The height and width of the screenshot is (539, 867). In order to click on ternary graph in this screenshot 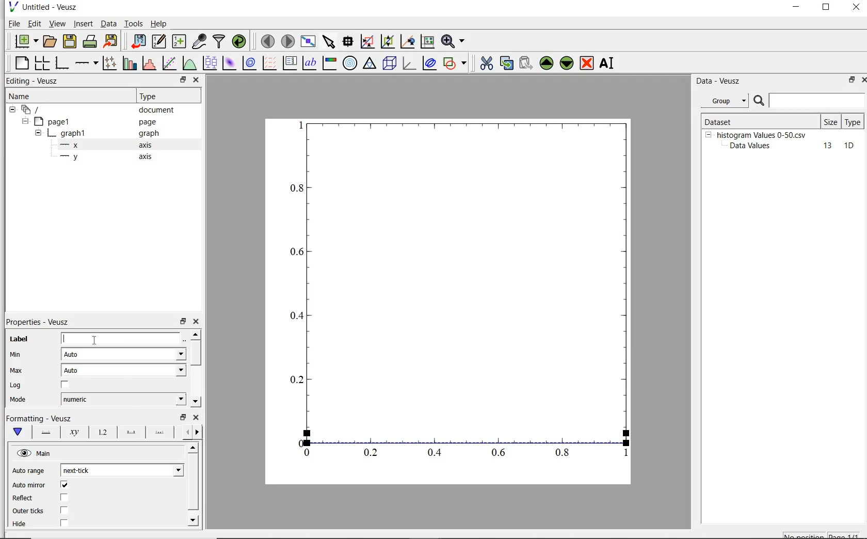, I will do `click(370, 64)`.